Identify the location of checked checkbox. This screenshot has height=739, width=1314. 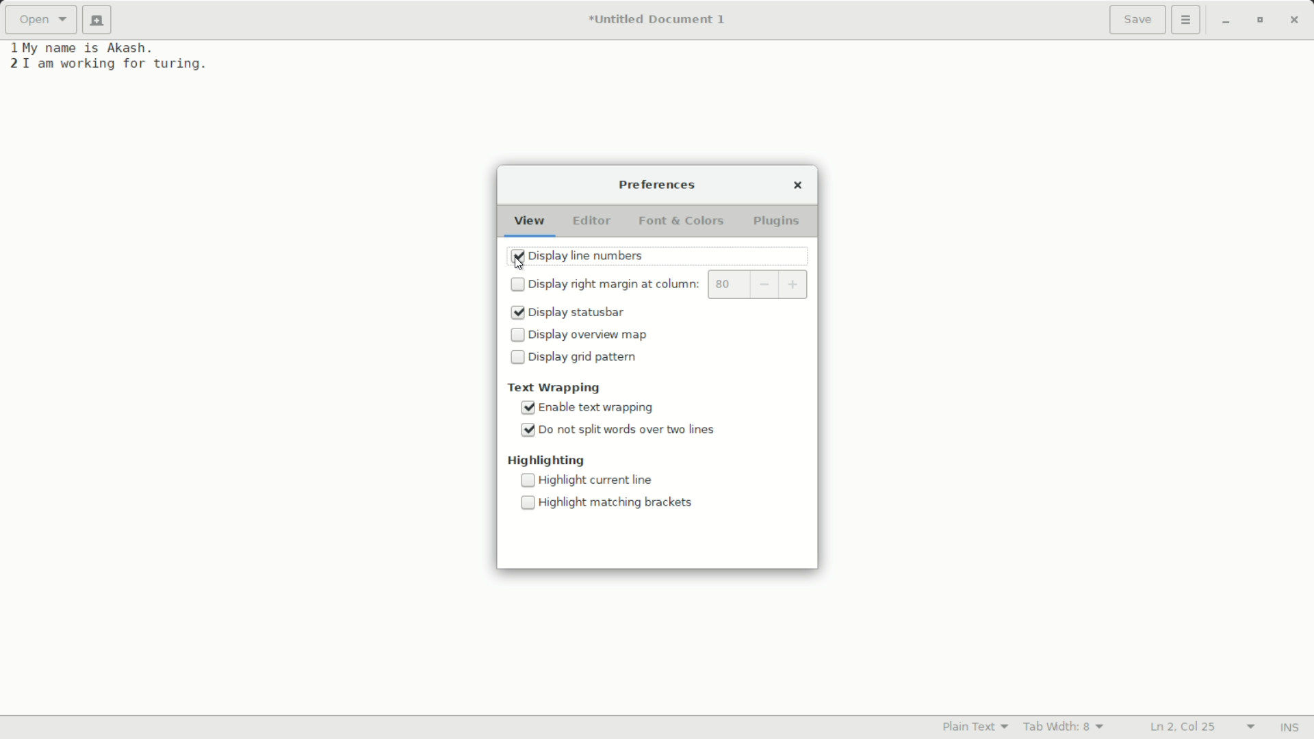
(517, 256).